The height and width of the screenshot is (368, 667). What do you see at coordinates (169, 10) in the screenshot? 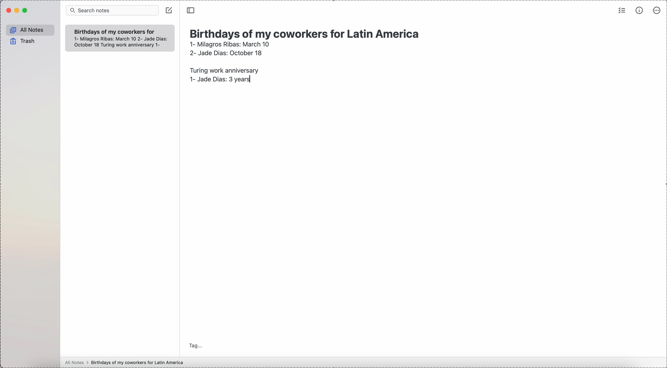
I see `create note` at bounding box center [169, 10].